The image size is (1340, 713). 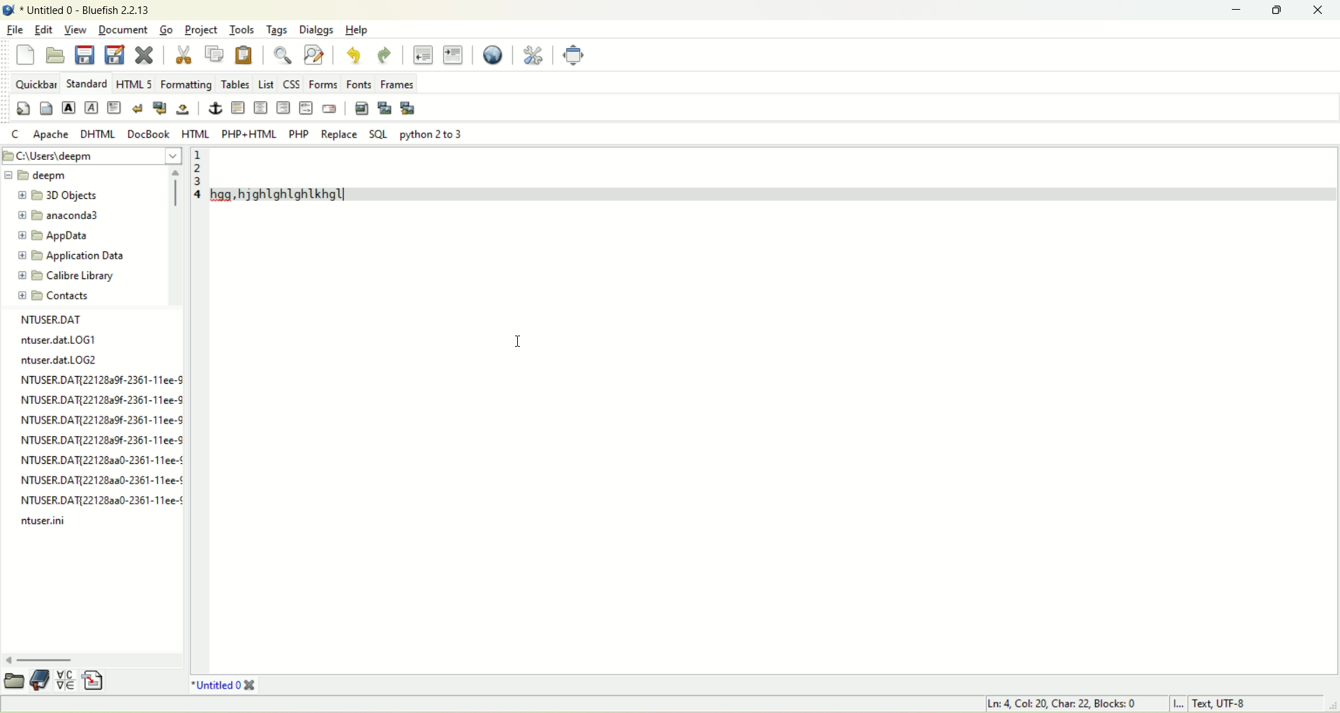 What do you see at coordinates (87, 84) in the screenshot?
I see `standard` at bounding box center [87, 84].